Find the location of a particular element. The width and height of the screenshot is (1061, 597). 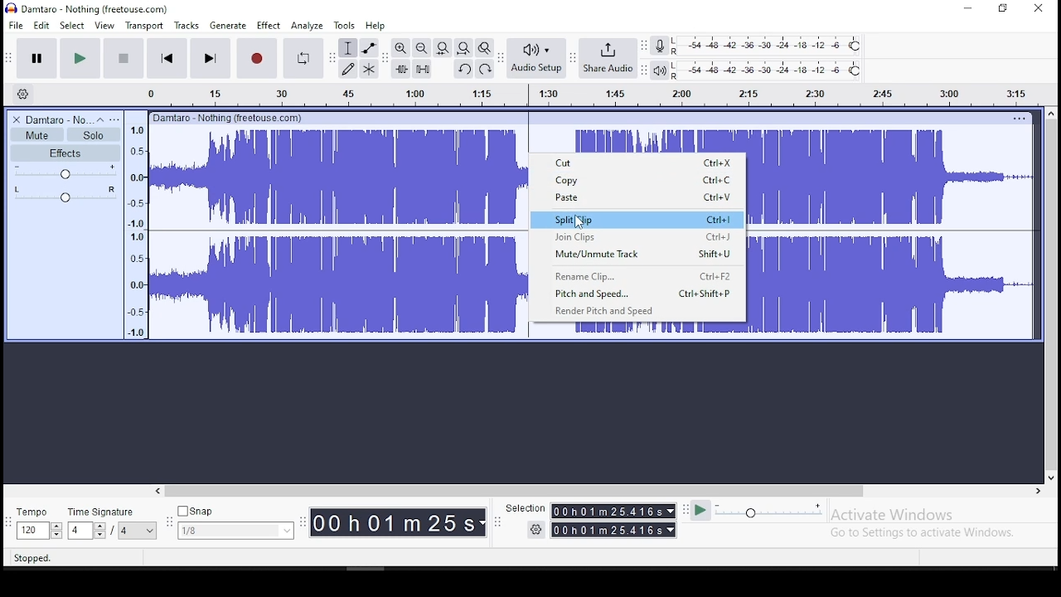

zoom in is located at coordinates (400, 47).